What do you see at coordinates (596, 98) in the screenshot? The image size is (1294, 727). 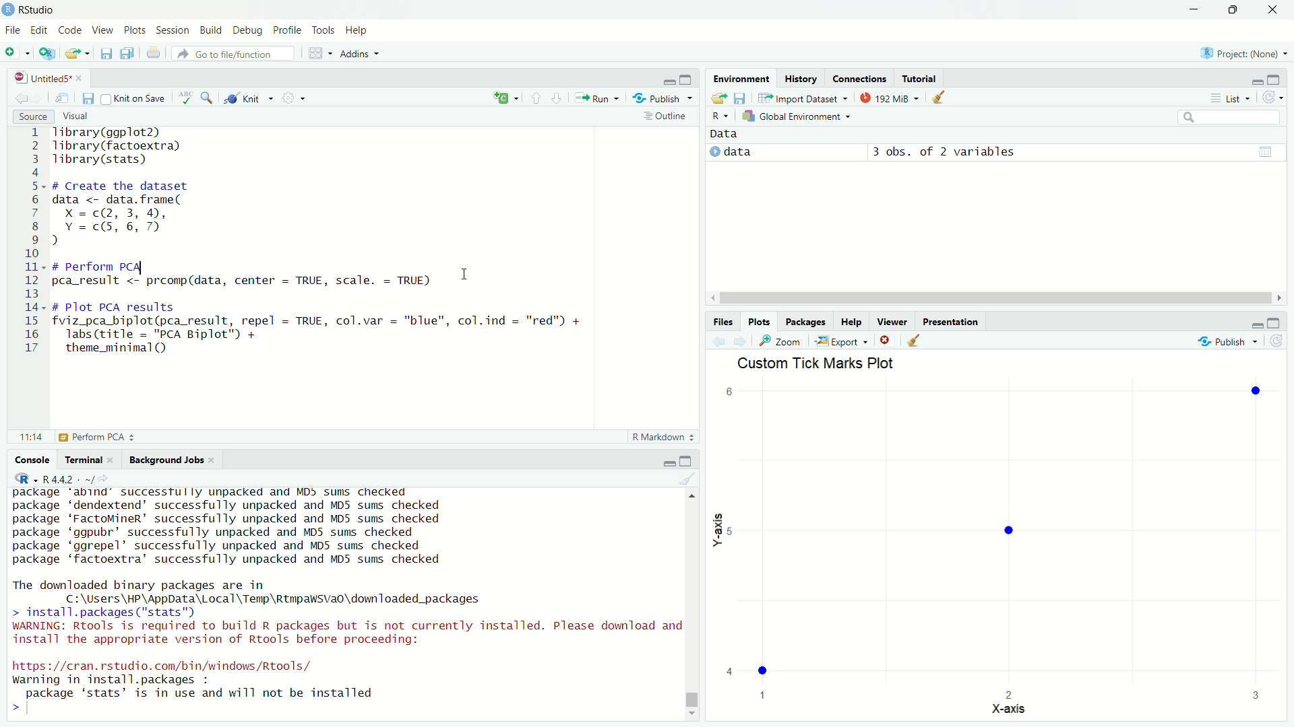 I see `run` at bounding box center [596, 98].